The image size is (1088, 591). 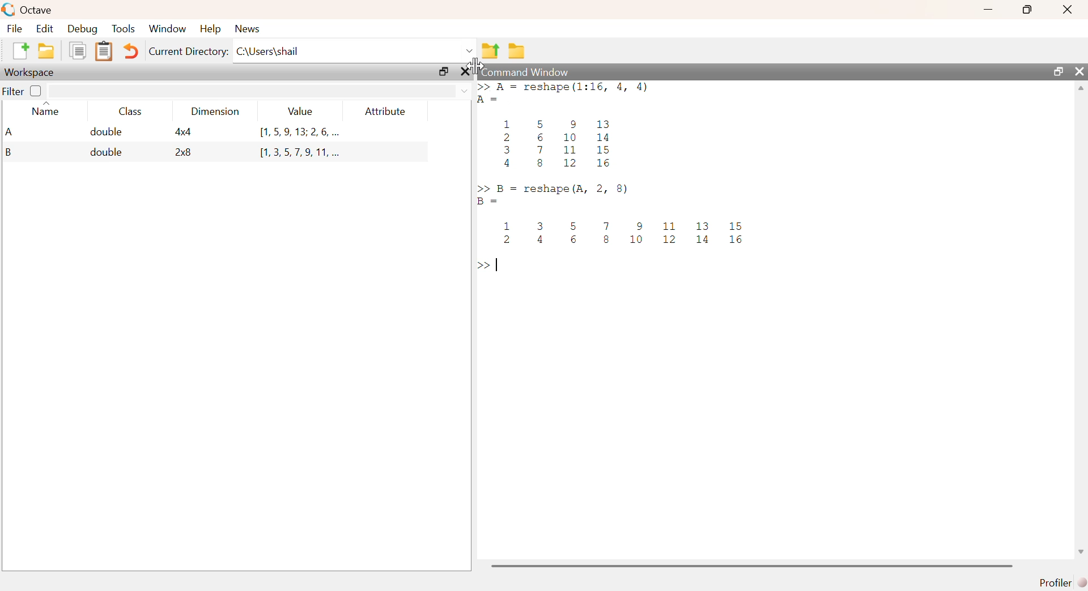 What do you see at coordinates (355, 50) in the screenshot?
I see `C\Users\shail ` at bounding box center [355, 50].